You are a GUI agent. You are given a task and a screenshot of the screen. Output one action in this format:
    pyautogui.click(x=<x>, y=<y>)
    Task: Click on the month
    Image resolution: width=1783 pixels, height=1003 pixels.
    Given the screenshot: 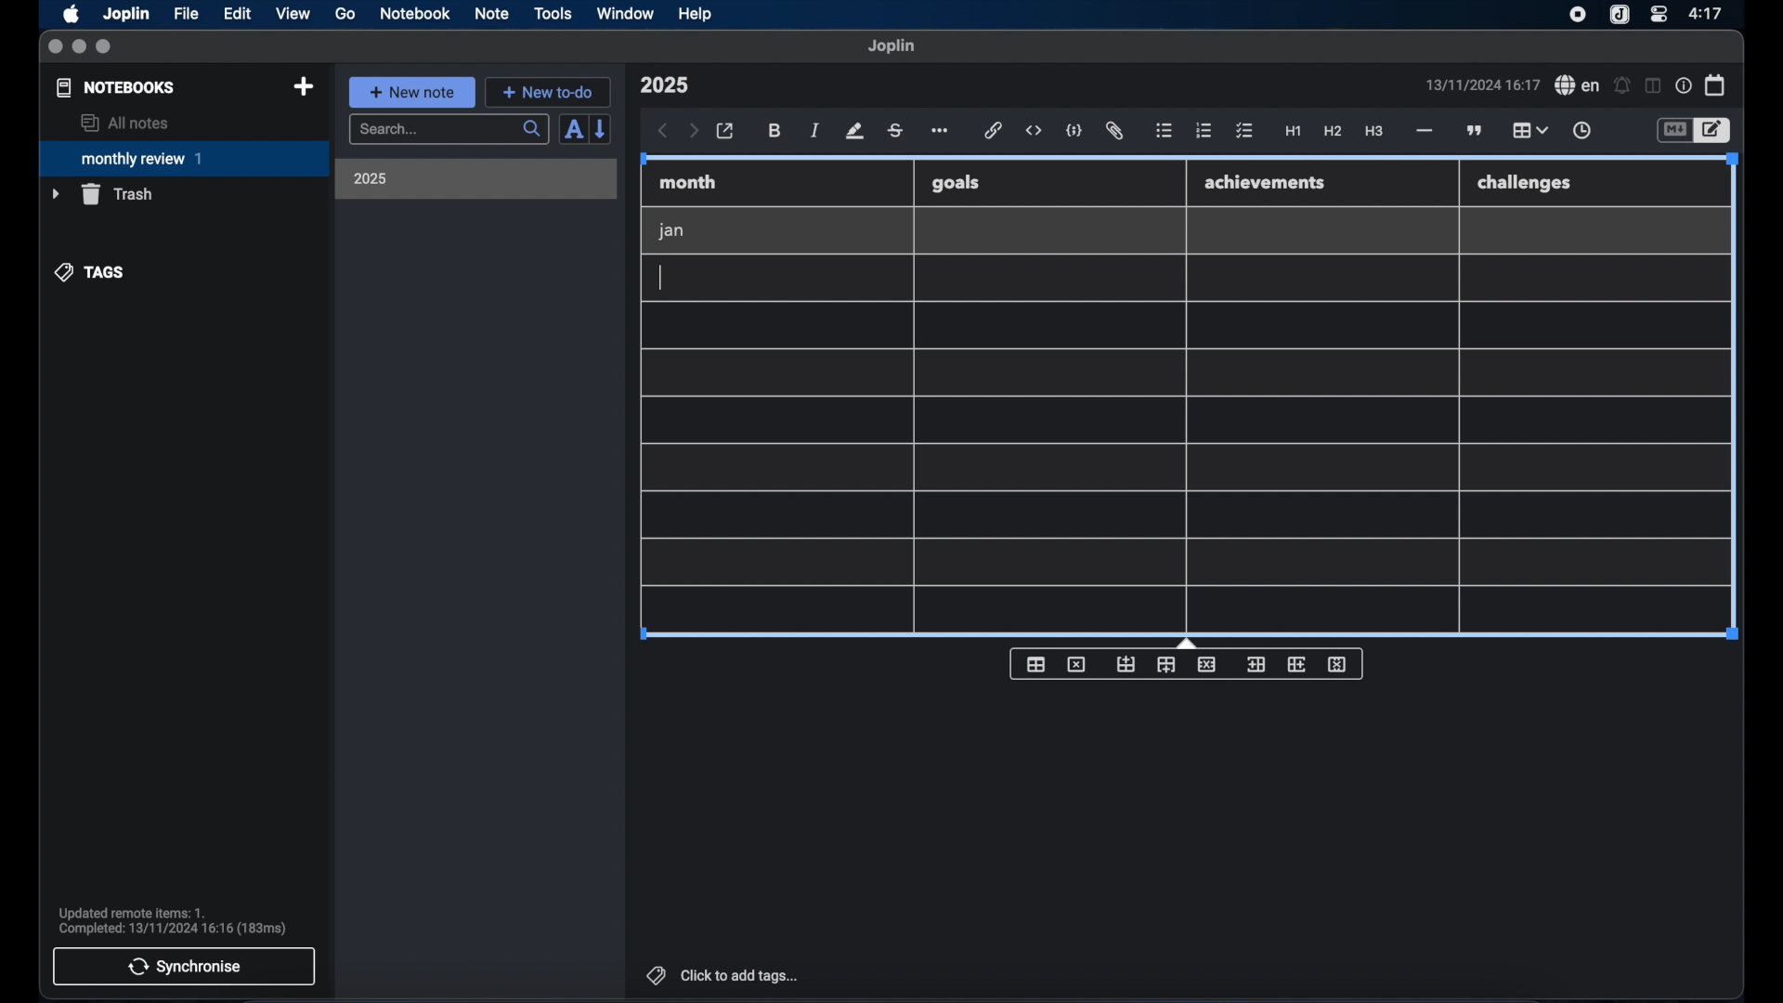 What is the action you would take?
    pyautogui.click(x=688, y=182)
    